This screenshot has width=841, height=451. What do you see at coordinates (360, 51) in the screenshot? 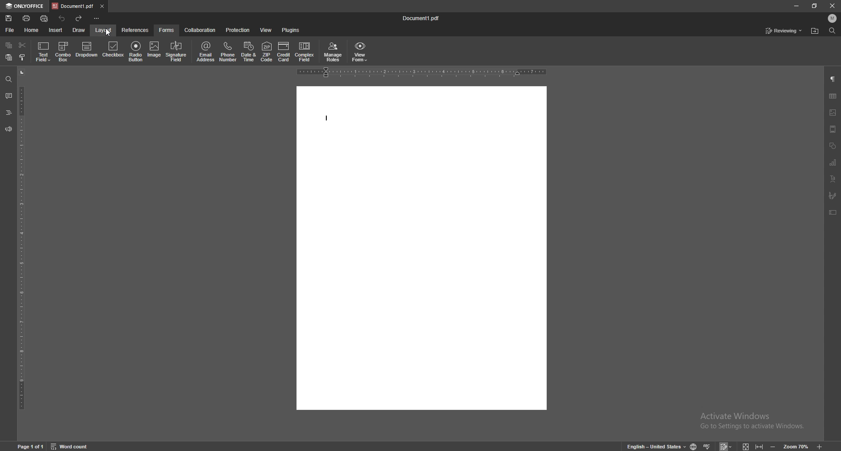
I see `view form` at bounding box center [360, 51].